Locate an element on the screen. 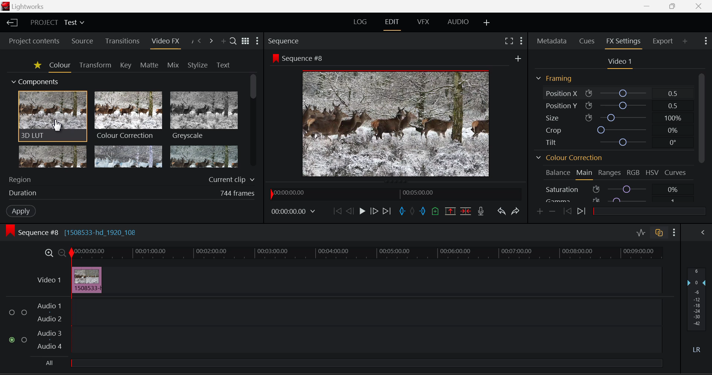 This screenshot has width=712, height=375. Source is located at coordinates (83, 41).